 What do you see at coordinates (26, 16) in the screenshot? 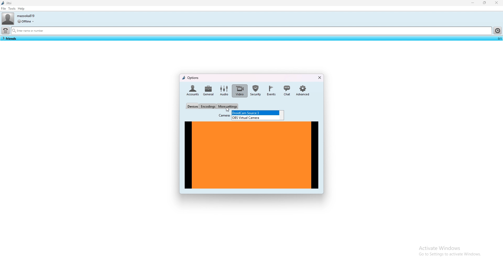
I see `username` at bounding box center [26, 16].